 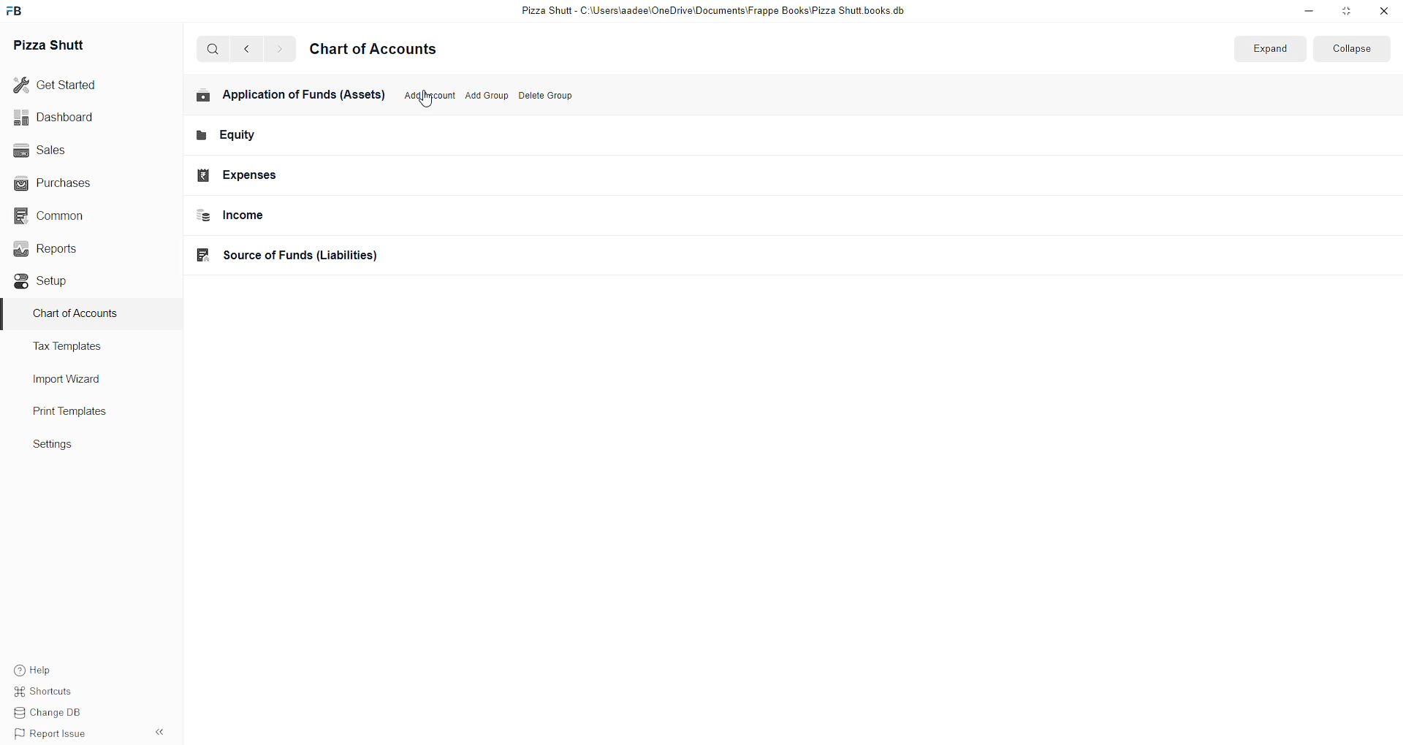 I want to click on Import Wizard , so click(x=75, y=380).